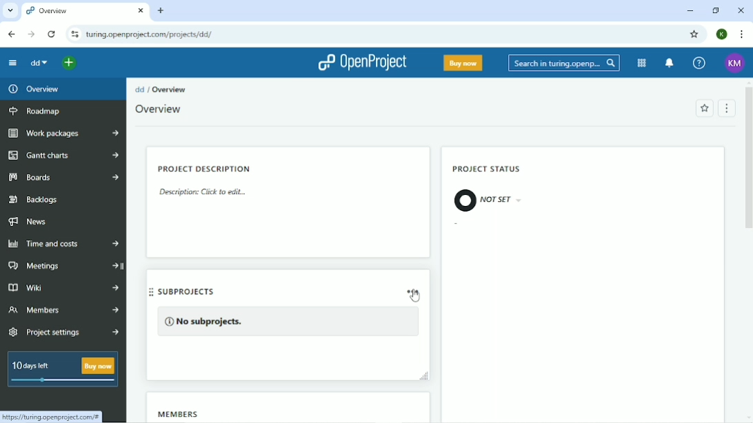 The height and width of the screenshot is (423, 753). Describe the element at coordinates (288, 322) in the screenshot. I see `No subprojects` at that location.